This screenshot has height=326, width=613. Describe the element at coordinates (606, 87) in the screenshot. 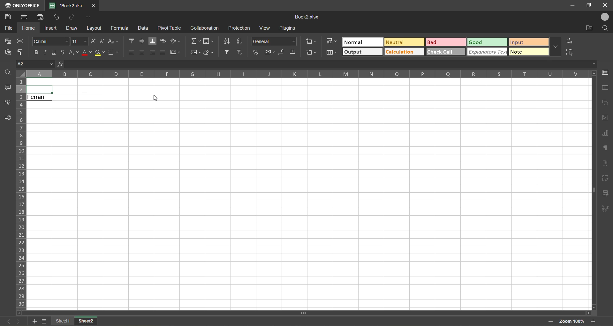

I see `table` at that location.